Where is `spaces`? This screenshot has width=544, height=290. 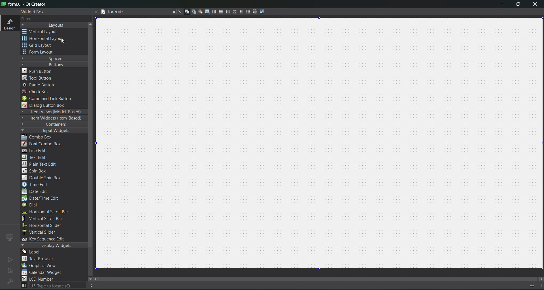
spaces is located at coordinates (54, 58).